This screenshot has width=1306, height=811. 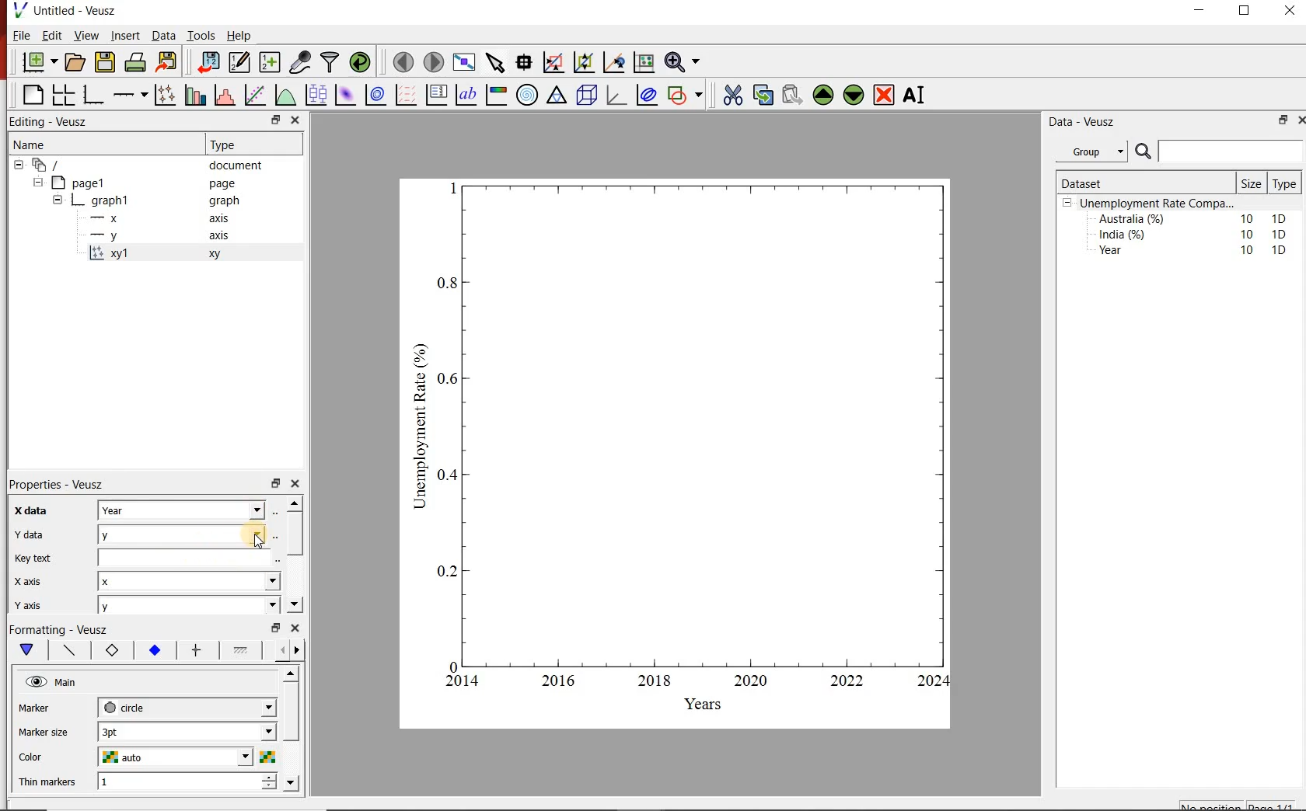 I want to click on minimise, so click(x=278, y=120).